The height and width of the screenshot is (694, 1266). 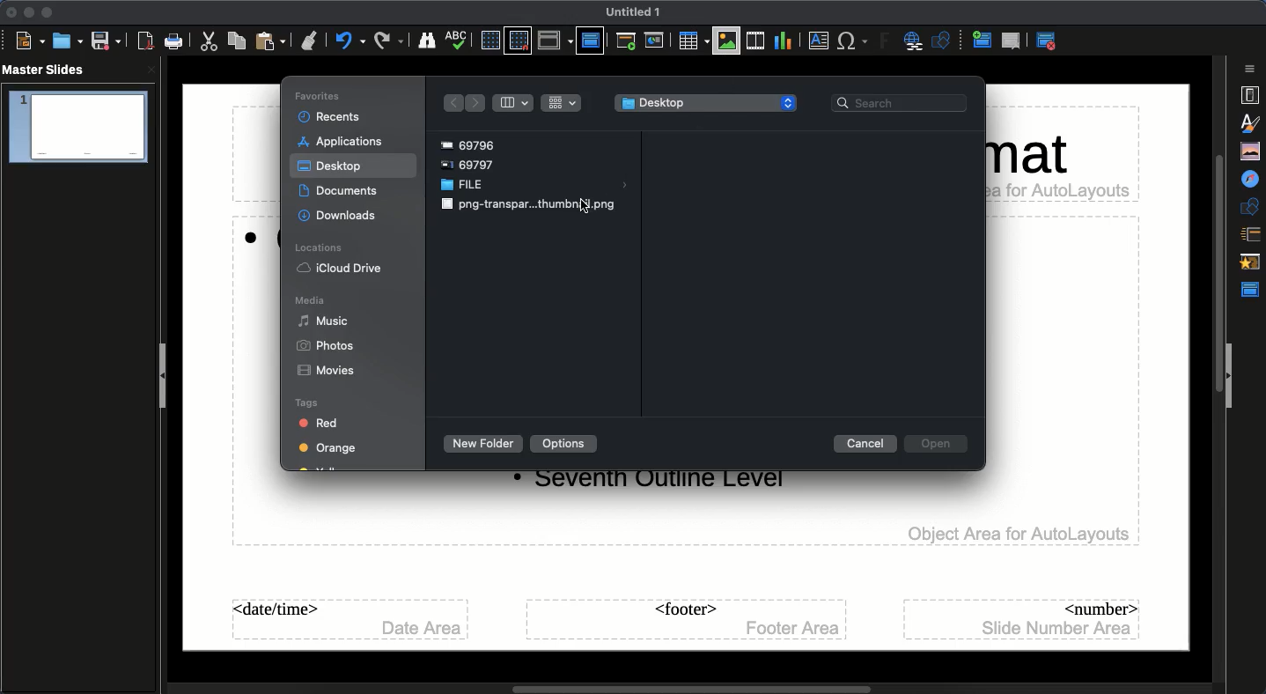 I want to click on Slide transition, so click(x=1249, y=235).